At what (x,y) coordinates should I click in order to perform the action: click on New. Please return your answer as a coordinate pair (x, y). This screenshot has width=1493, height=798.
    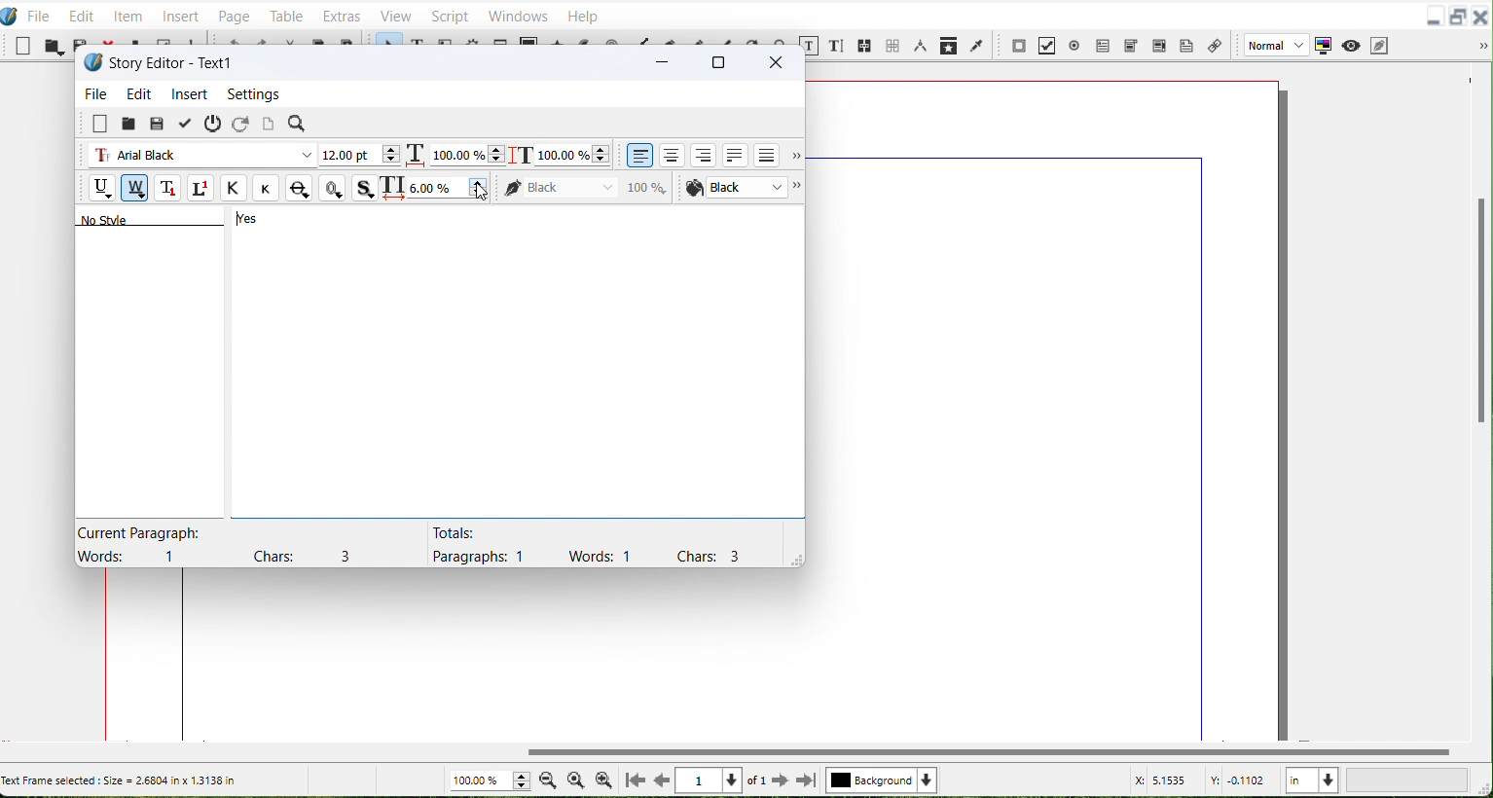
    Looking at the image, I should click on (23, 46).